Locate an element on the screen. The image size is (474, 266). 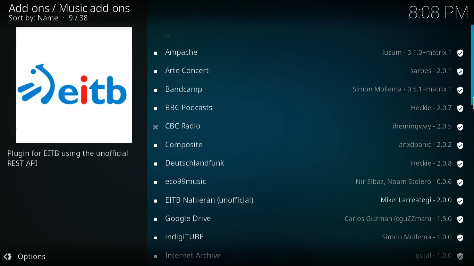
provide is located at coordinates (410, 181).